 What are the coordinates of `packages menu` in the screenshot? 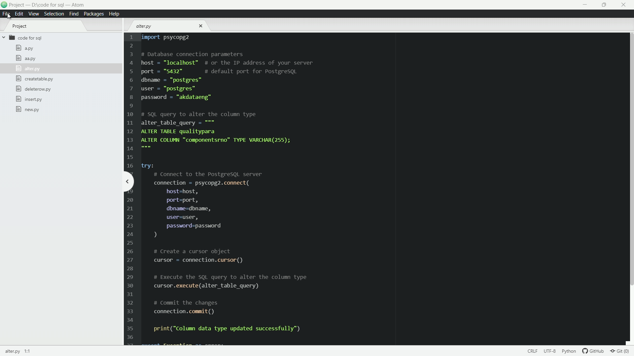 It's located at (94, 14).